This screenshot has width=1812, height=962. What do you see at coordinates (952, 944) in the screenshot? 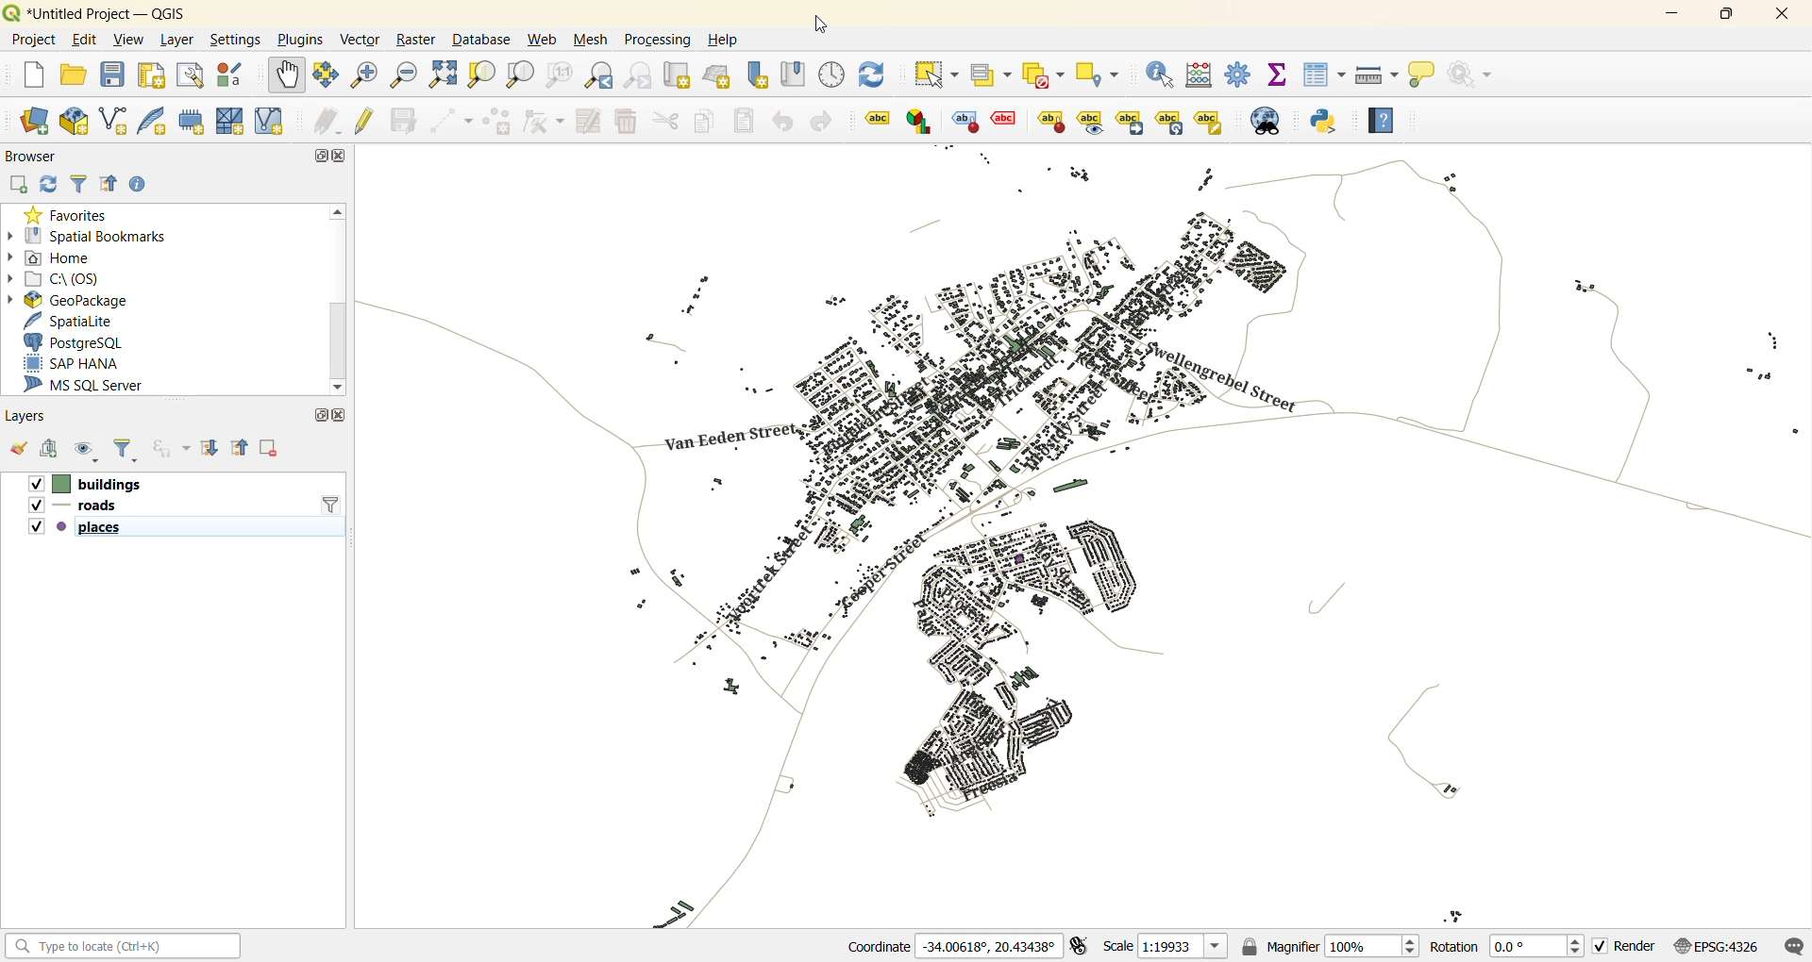
I see `coordinates` at bounding box center [952, 944].